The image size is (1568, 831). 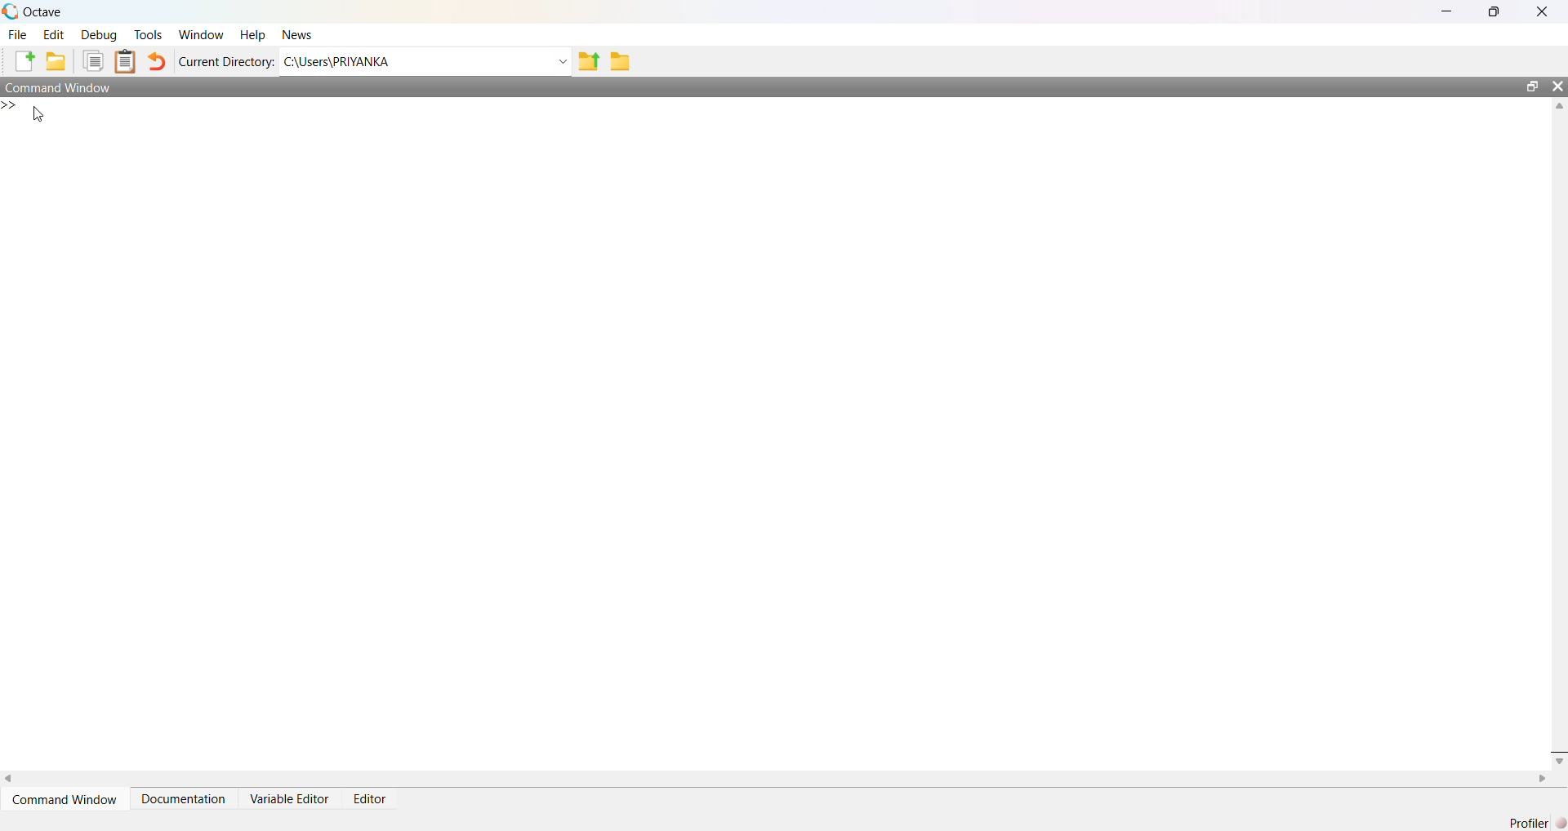 What do you see at coordinates (98, 35) in the screenshot?
I see `debug` at bounding box center [98, 35].